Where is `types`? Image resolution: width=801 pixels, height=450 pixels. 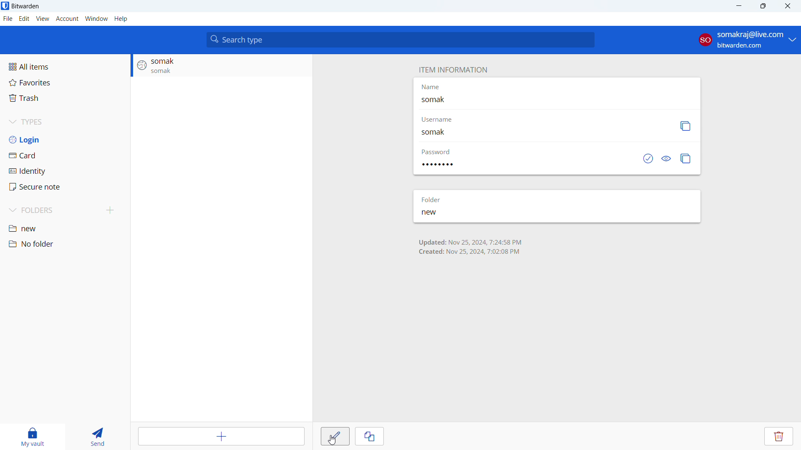
types is located at coordinates (65, 122).